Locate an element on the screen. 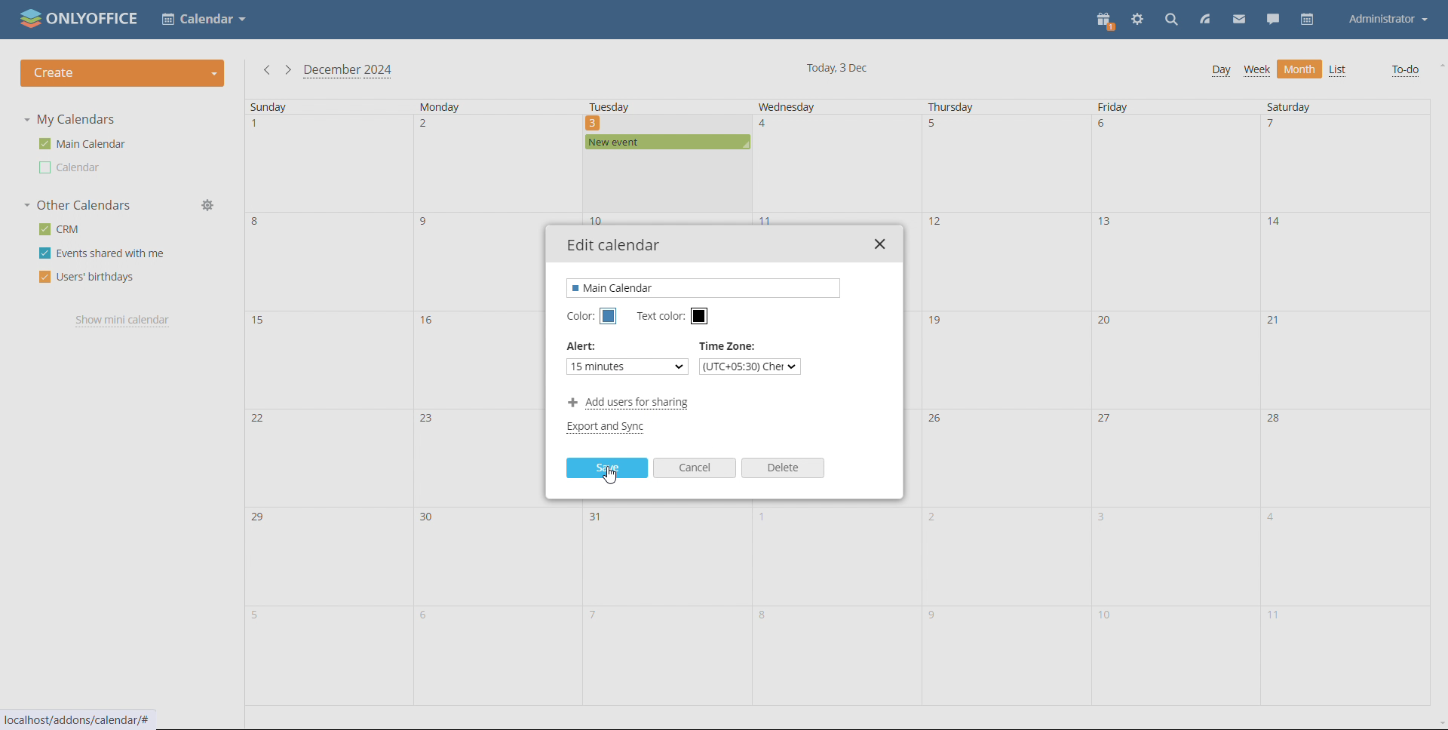 The height and width of the screenshot is (730, 1448). wednesday is located at coordinates (807, 106).